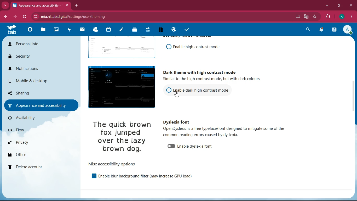 The image size is (357, 201). What do you see at coordinates (178, 95) in the screenshot?
I see `cursor` at bounding box center [178, 95].